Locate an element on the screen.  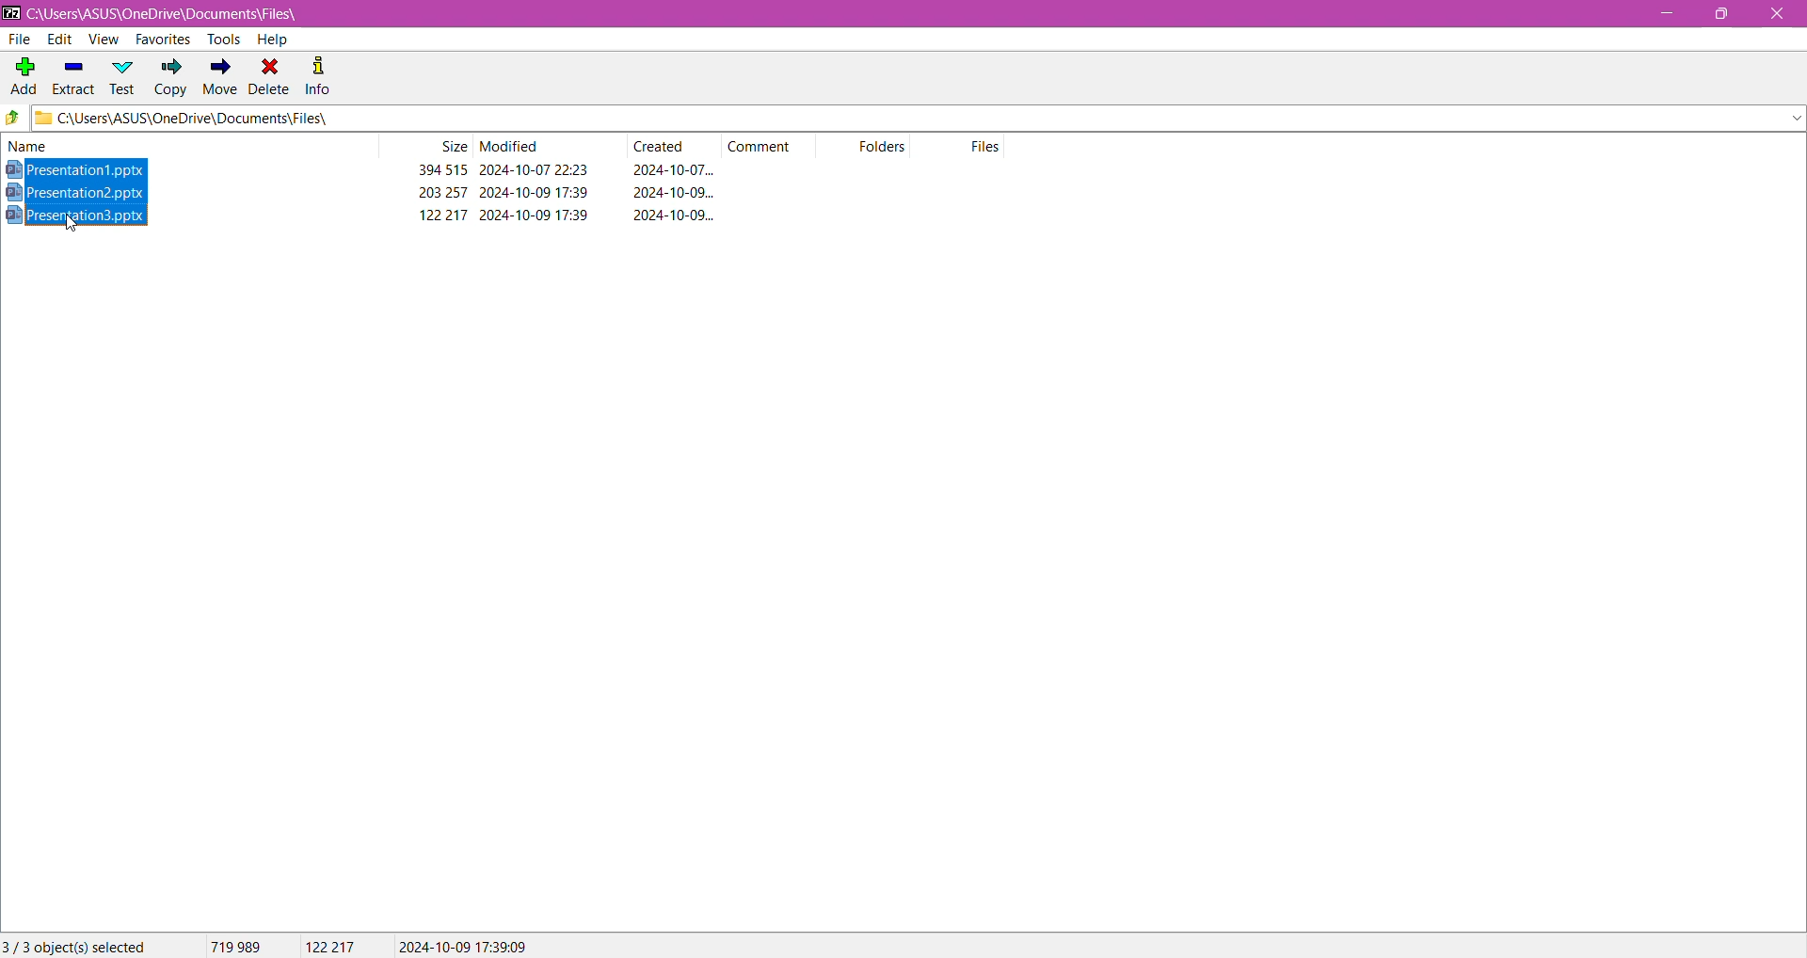
cursor is located at coordinates (72, 228).